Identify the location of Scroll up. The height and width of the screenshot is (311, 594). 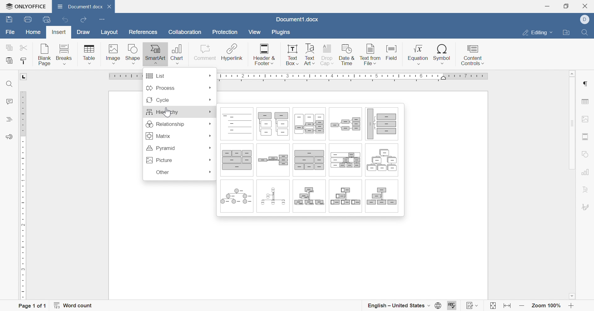
(573, 73).